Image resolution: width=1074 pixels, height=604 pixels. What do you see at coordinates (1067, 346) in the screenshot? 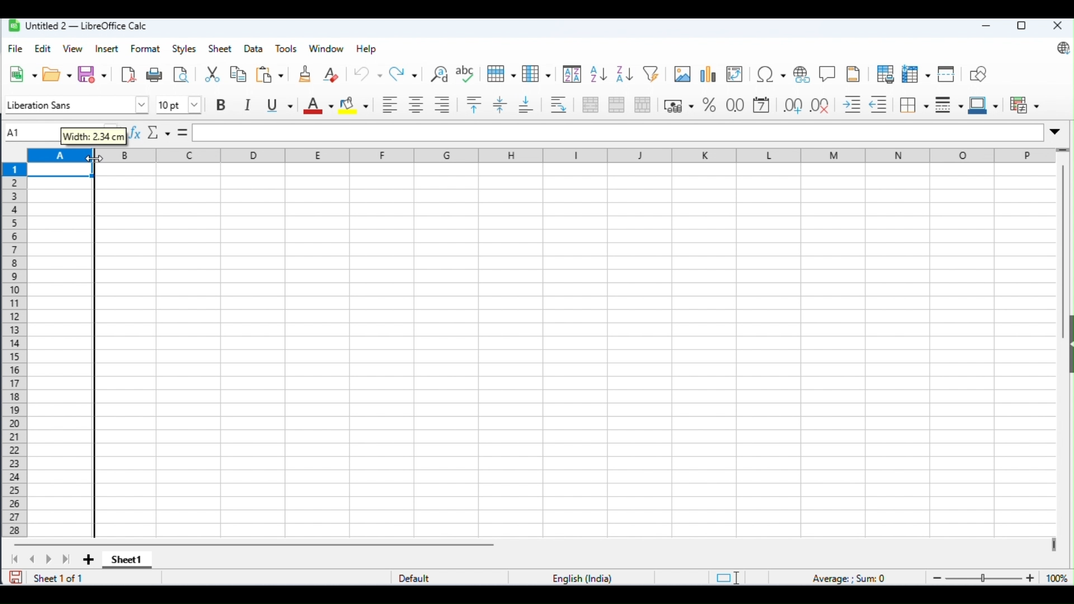
I see `hide` at bounding box center [1067, 346].